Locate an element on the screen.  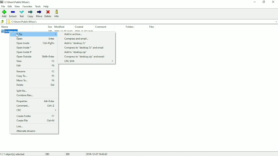
7 zip logo is located at coordinates (2, 2).